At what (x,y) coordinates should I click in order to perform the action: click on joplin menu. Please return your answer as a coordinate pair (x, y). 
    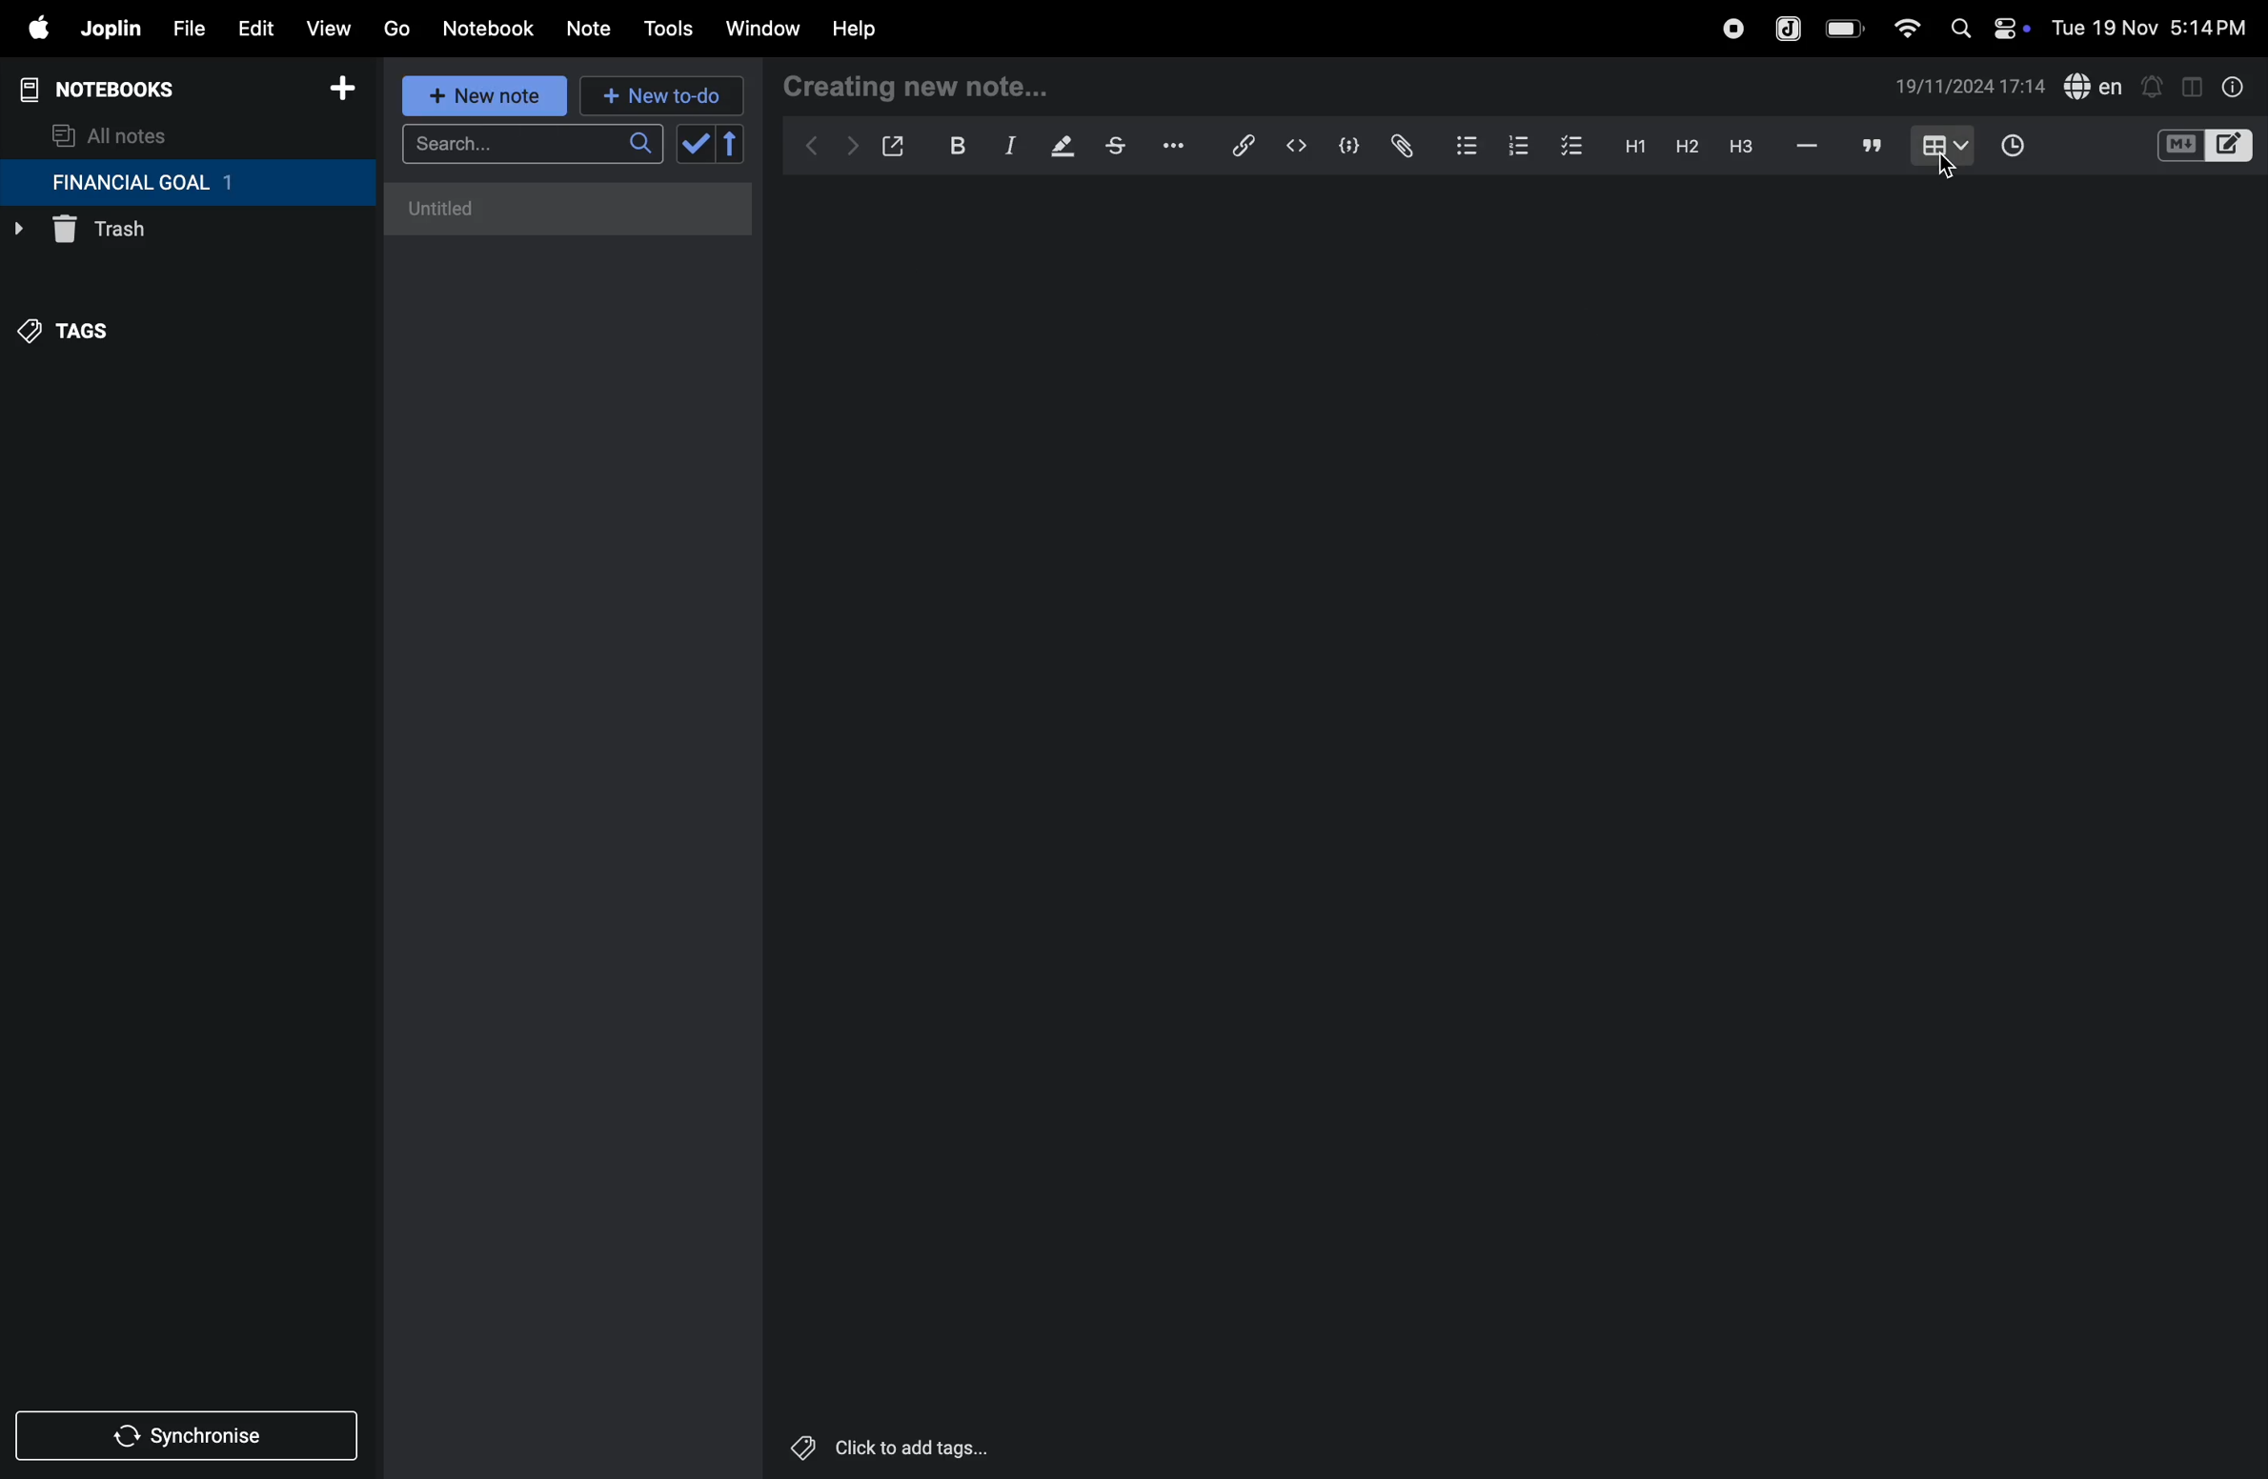
    Looking at the image, I should click on (107, 29).